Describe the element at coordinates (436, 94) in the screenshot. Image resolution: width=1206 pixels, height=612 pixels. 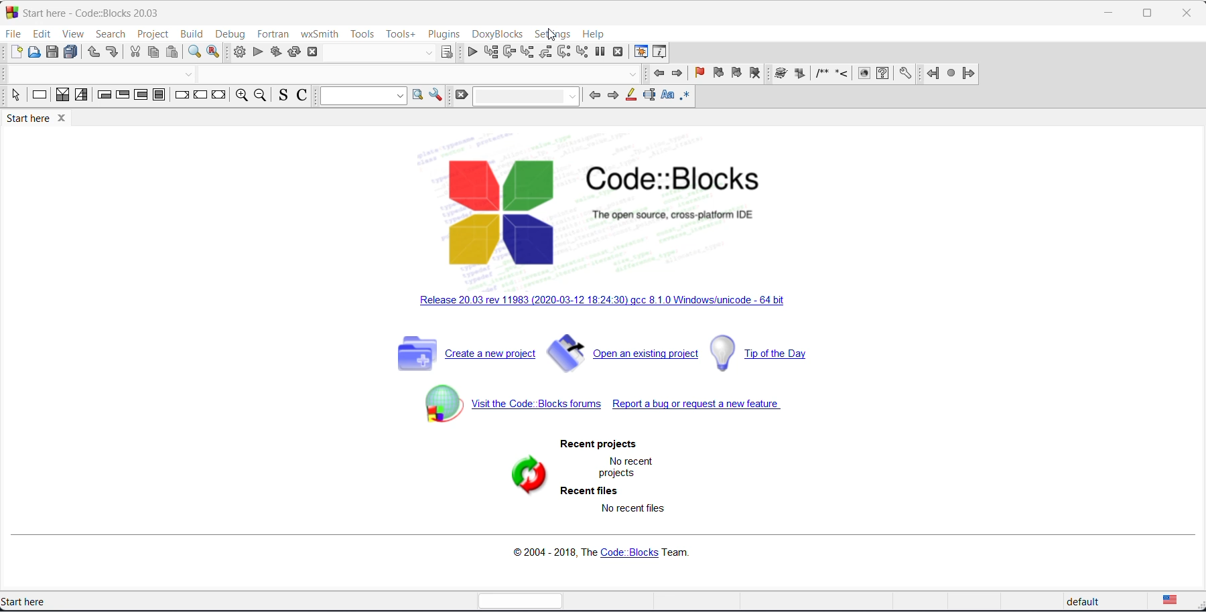
I see `settings` at that location.